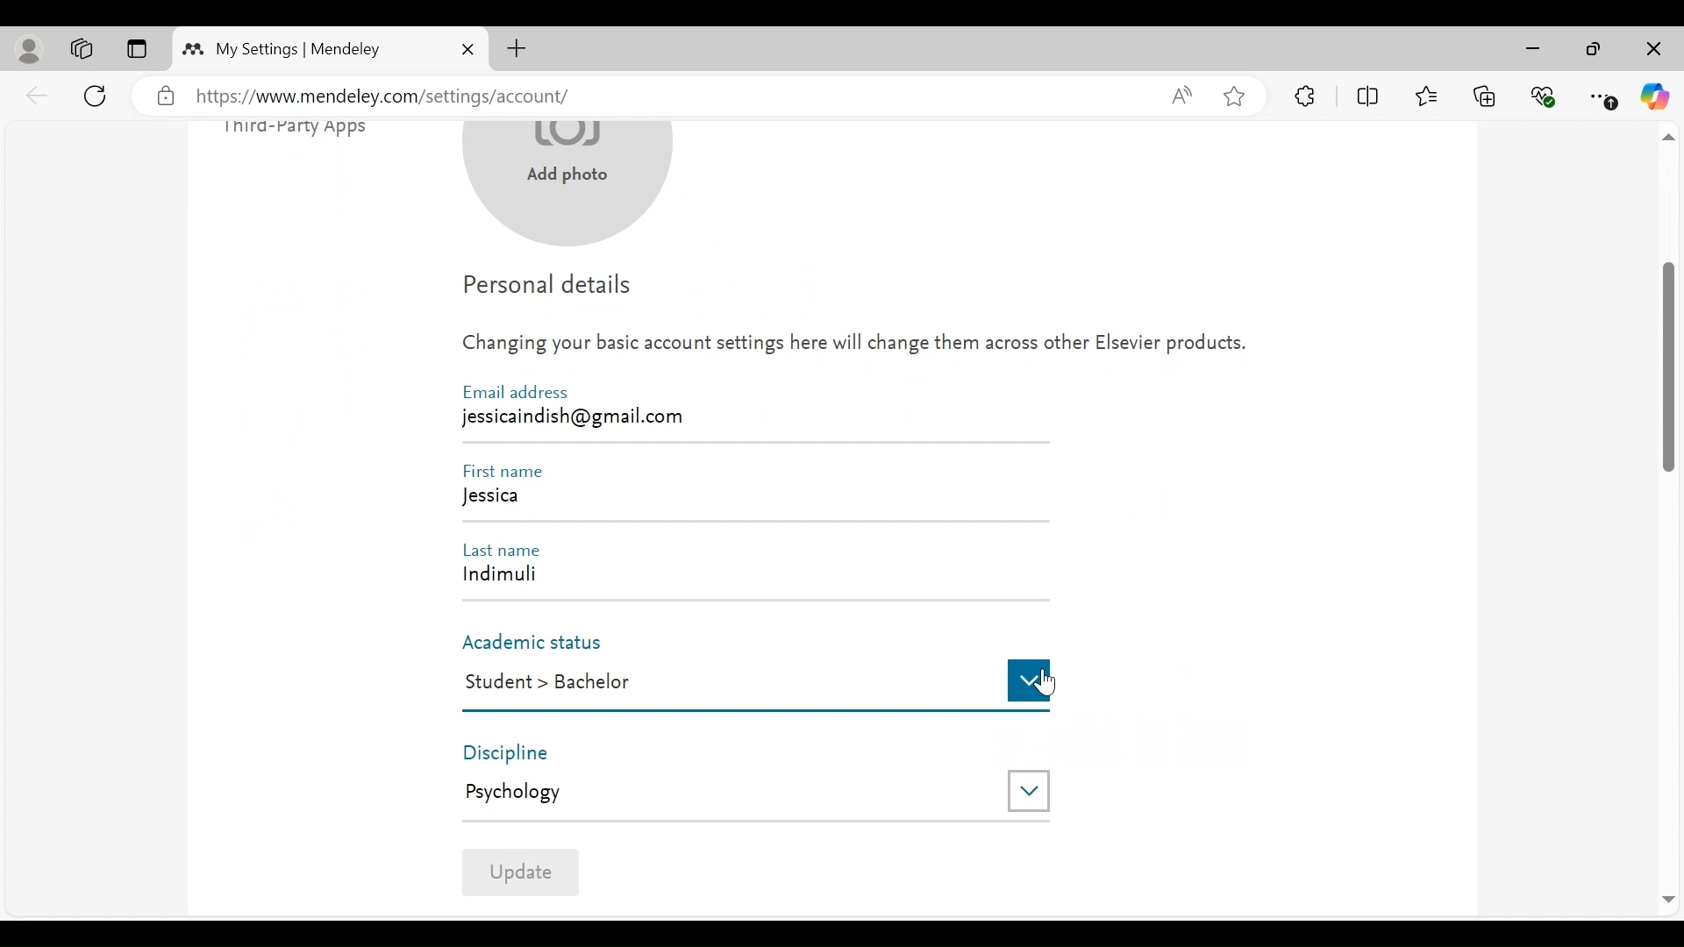 The width and height of the screenshot is (1684, 947). Describe the element at coordinates (578, 416) in the screenshot. I see `jessicaindish@gmail.com` at that location.